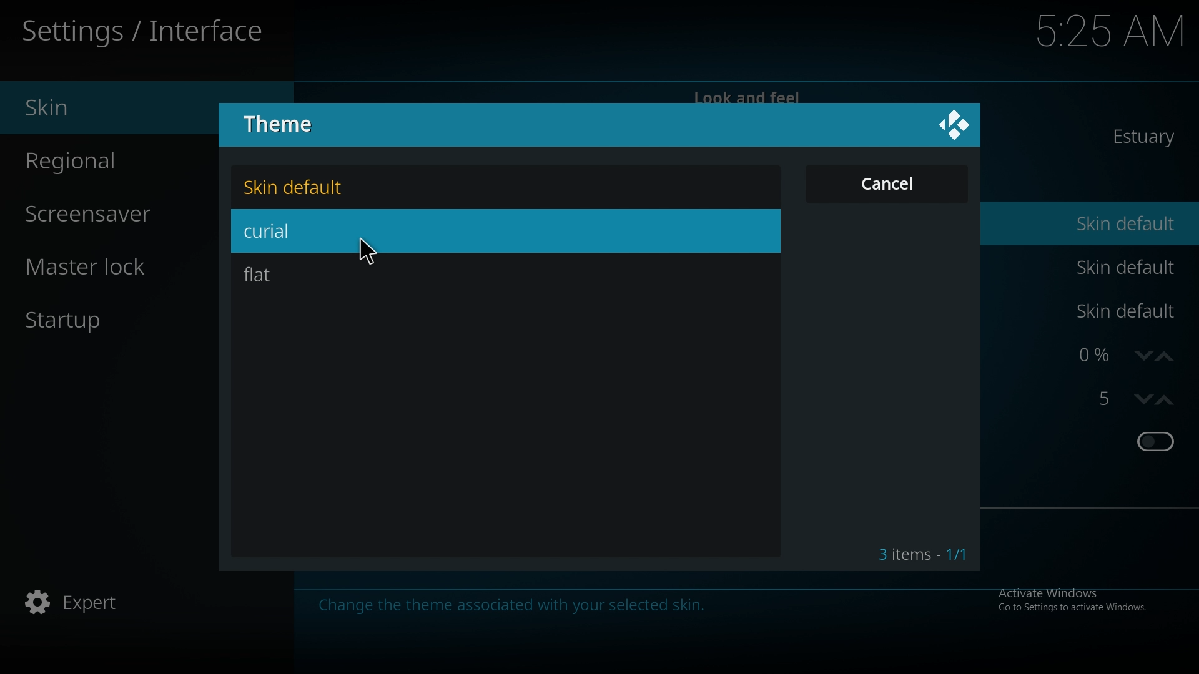  Describe the element at coordinates (1164, 355) in the screenshot. I see `increase zoom` at that location.